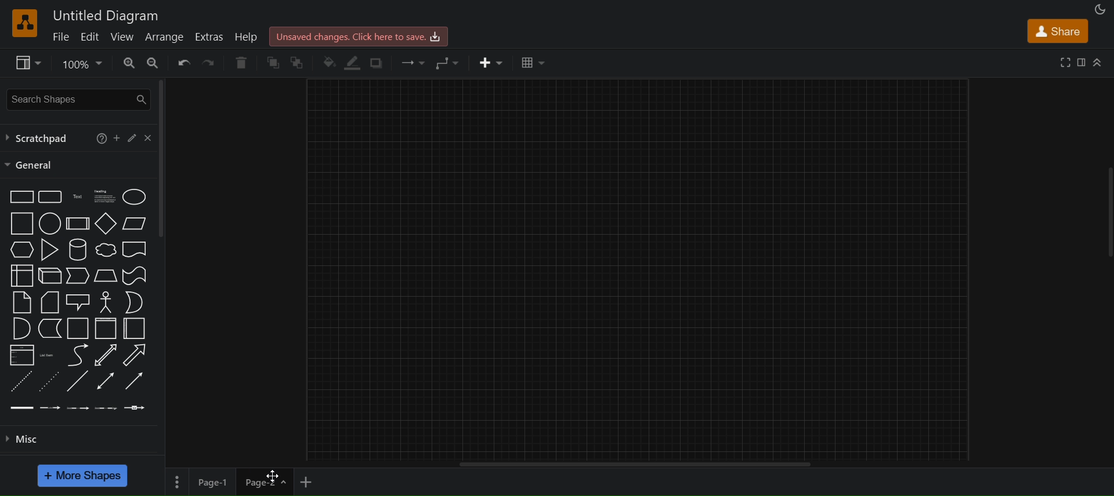 This screenshot has height=496, width=1114. I want to click on tape, so click(134, 275).